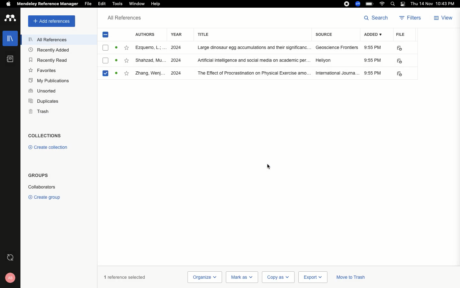 This screenshot has width=460, height=288. Describe the element at coordinates (255, 47) in the screenshot. I see `large dinasour egg accumolatations and their significance` at that location.